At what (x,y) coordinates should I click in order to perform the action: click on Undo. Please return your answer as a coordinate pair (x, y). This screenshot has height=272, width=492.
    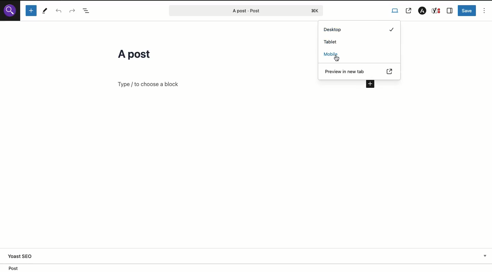
    Looking at the image, I should click on (59, 11).